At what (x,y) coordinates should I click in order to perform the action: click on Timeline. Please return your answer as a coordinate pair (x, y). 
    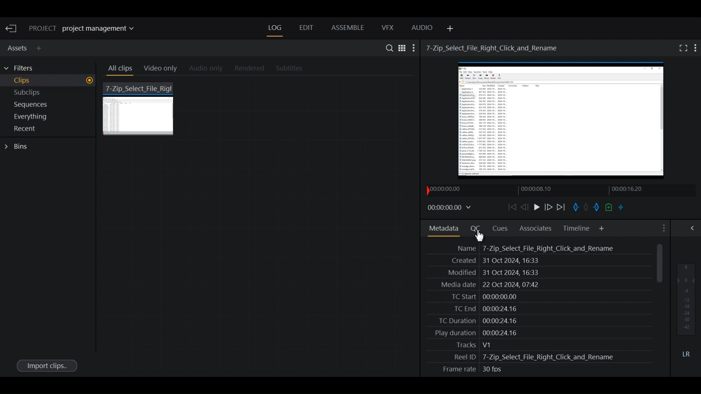
    Looking at the image, I should click on (544, 190).